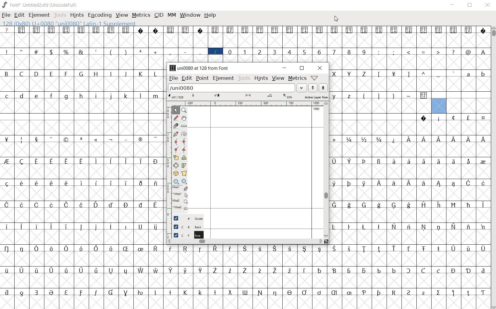  I want to click on glyph, so click(7, 184).